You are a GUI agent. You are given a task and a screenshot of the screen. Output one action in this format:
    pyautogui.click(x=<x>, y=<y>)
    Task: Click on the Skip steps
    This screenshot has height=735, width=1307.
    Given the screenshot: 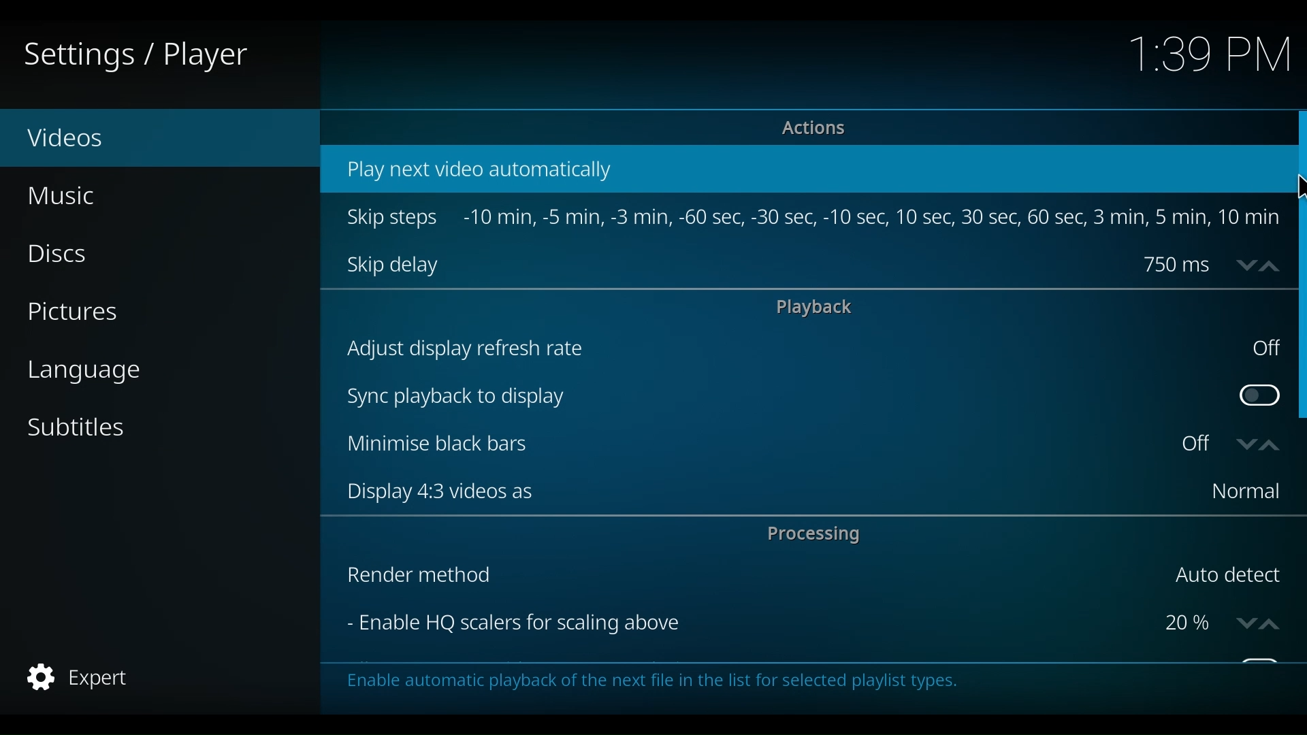 What is the action you would take?
    pyautogui.click(x=393, y=218)
    